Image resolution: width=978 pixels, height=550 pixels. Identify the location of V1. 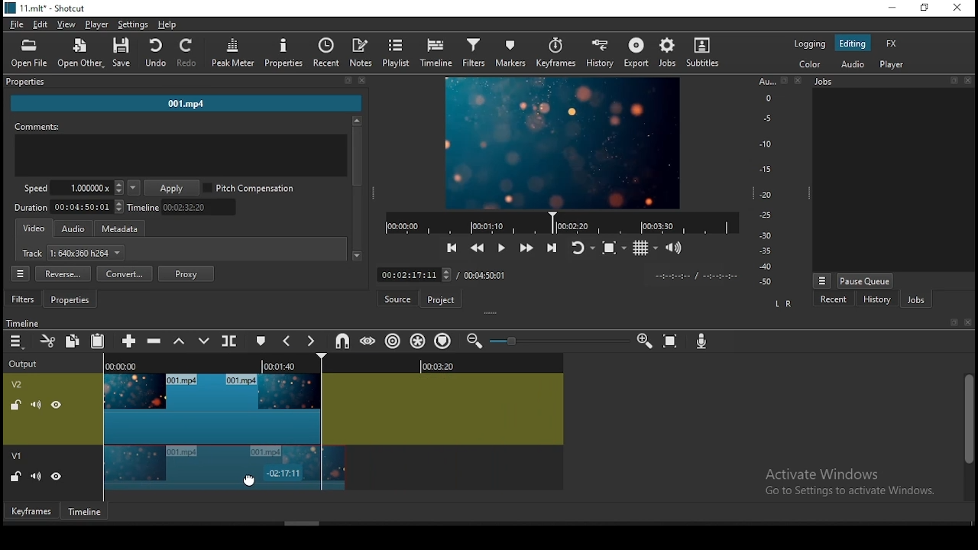
(18, 457).